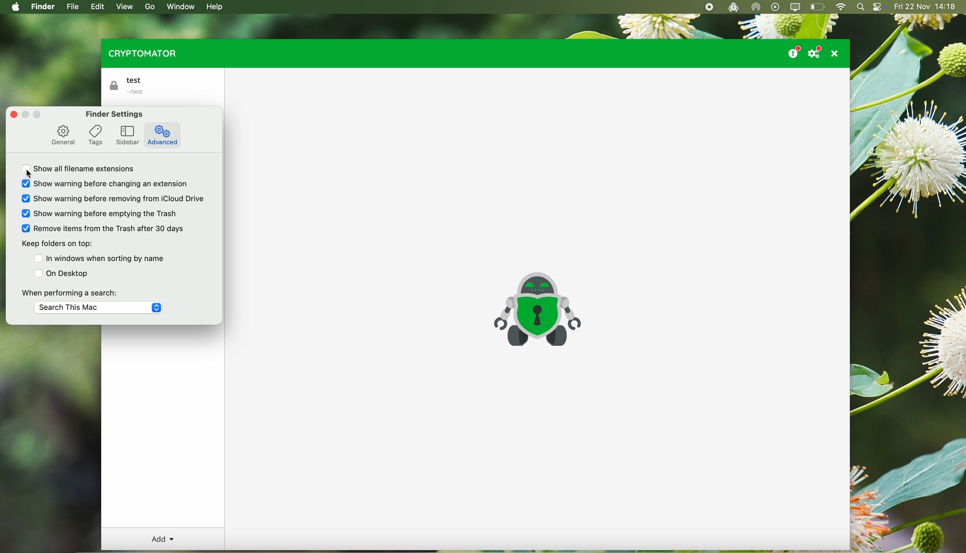 The width and height of the screenshot is (966, 553). Describe the element at coordinates (149, 6) in the screenshot. I see `go` at that location.